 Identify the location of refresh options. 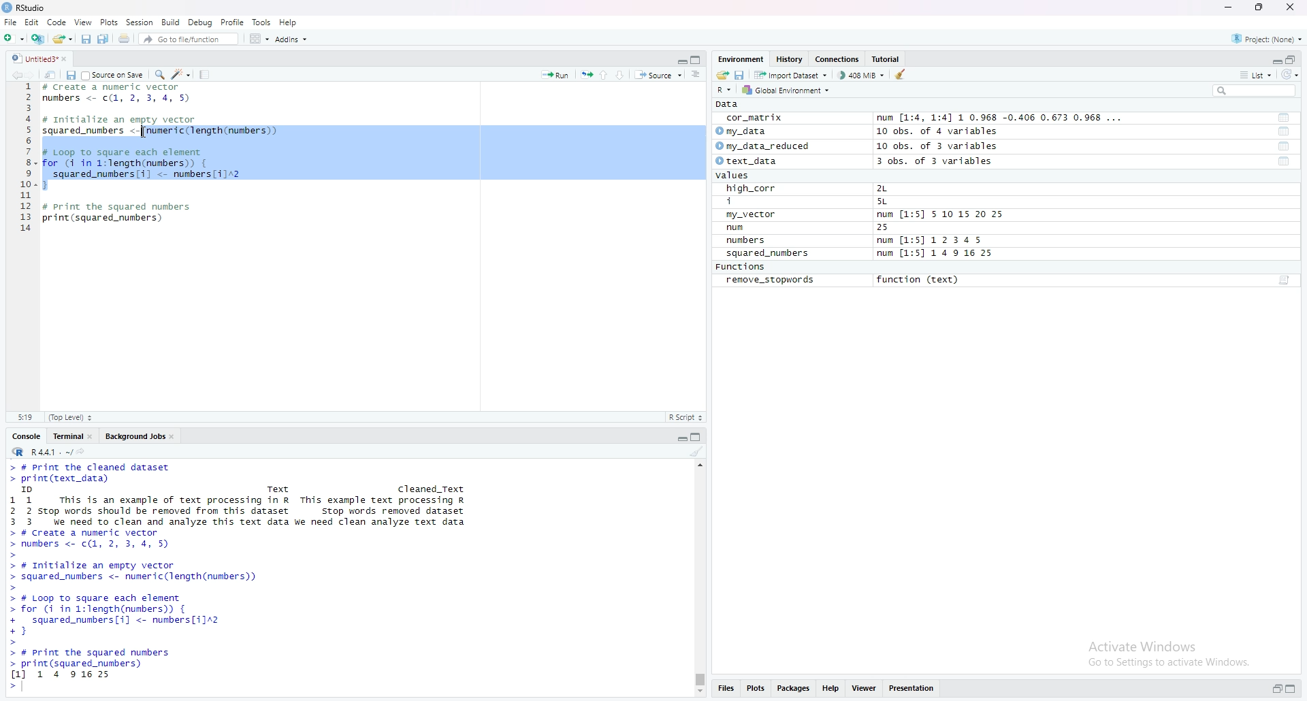
(1290, 75).